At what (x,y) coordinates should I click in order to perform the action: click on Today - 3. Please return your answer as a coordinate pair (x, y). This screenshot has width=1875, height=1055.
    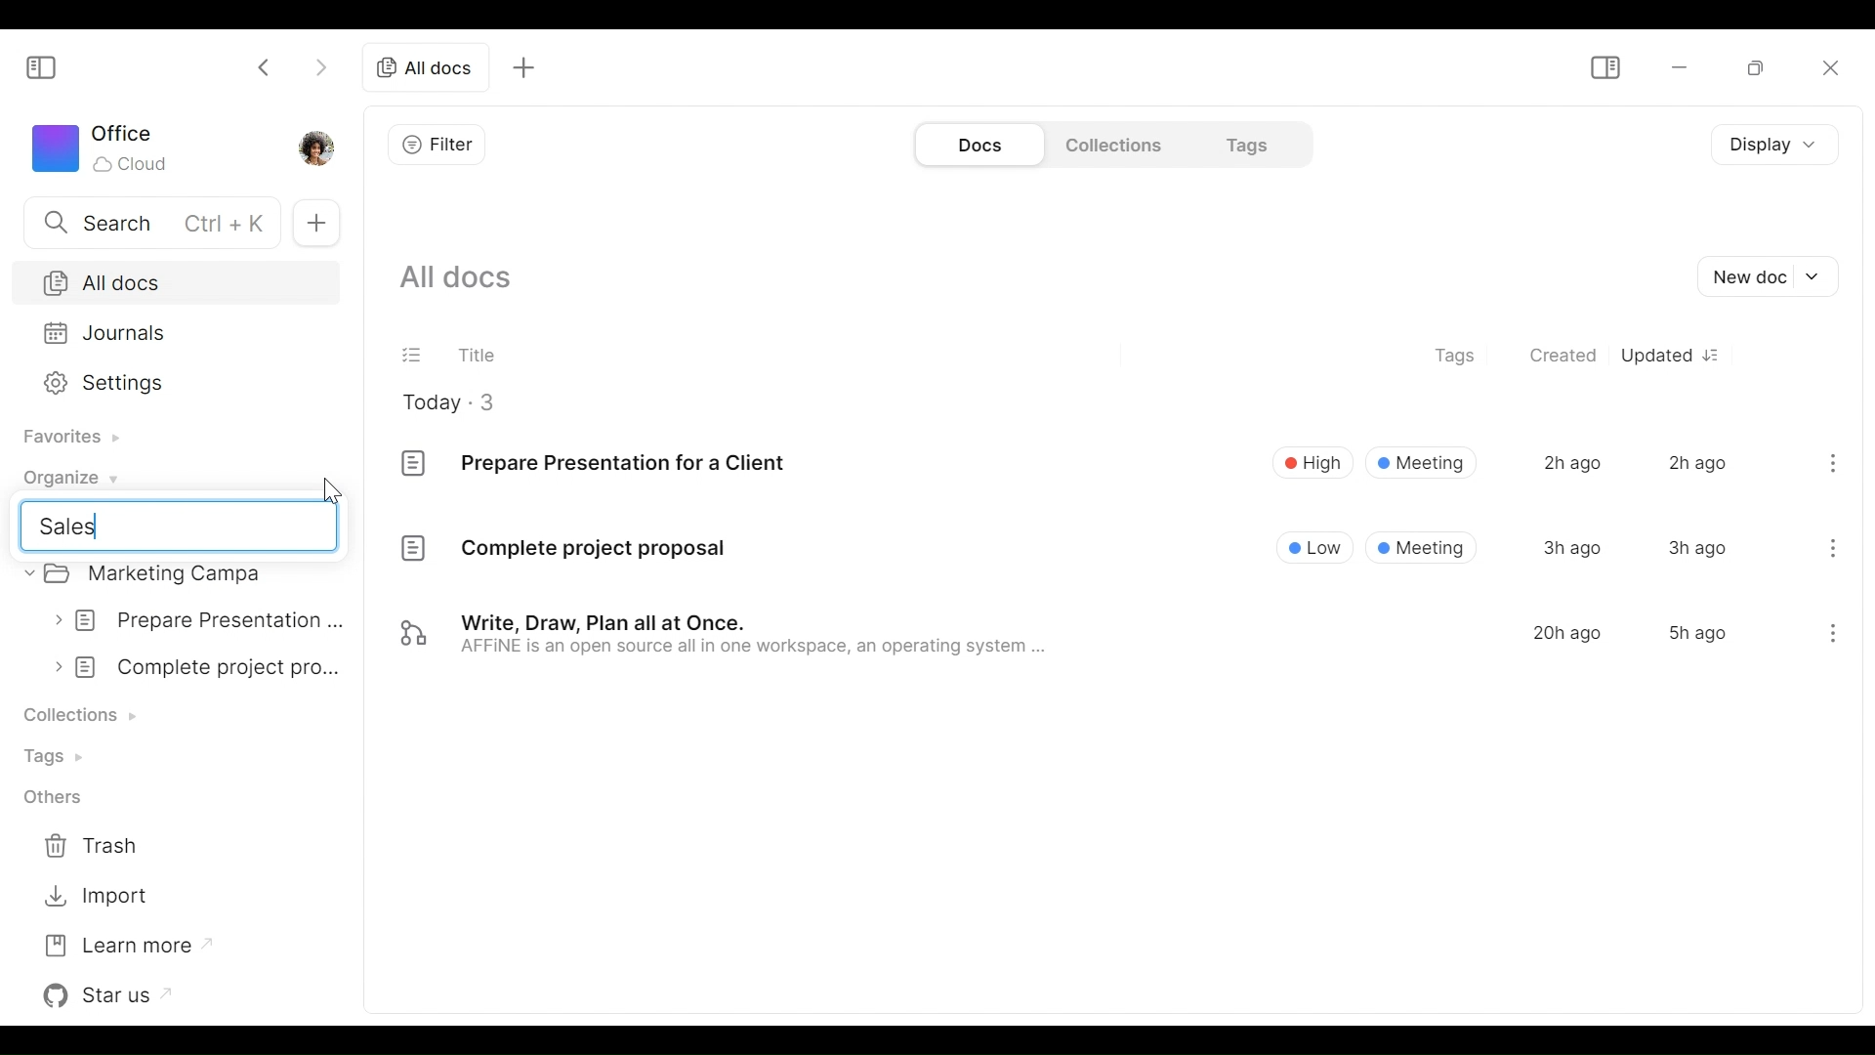
    Looking at the image, I should click on (464, 401).